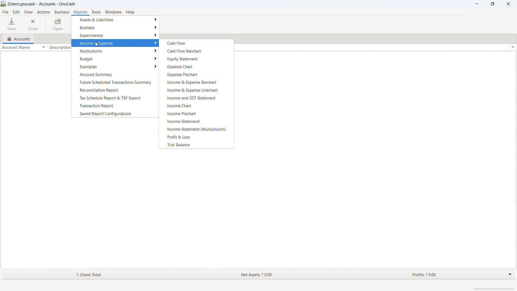 Image resolution: width=517 pixels, height=291 pixels. I want to click on future scheduled transactions summary, so click(115, 82).